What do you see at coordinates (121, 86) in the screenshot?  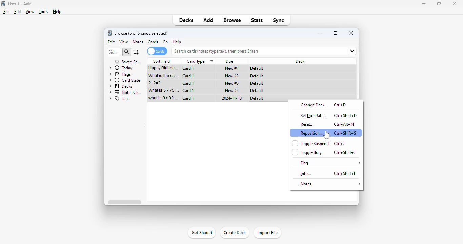 I see `decks` at bounding box center [121, 86].